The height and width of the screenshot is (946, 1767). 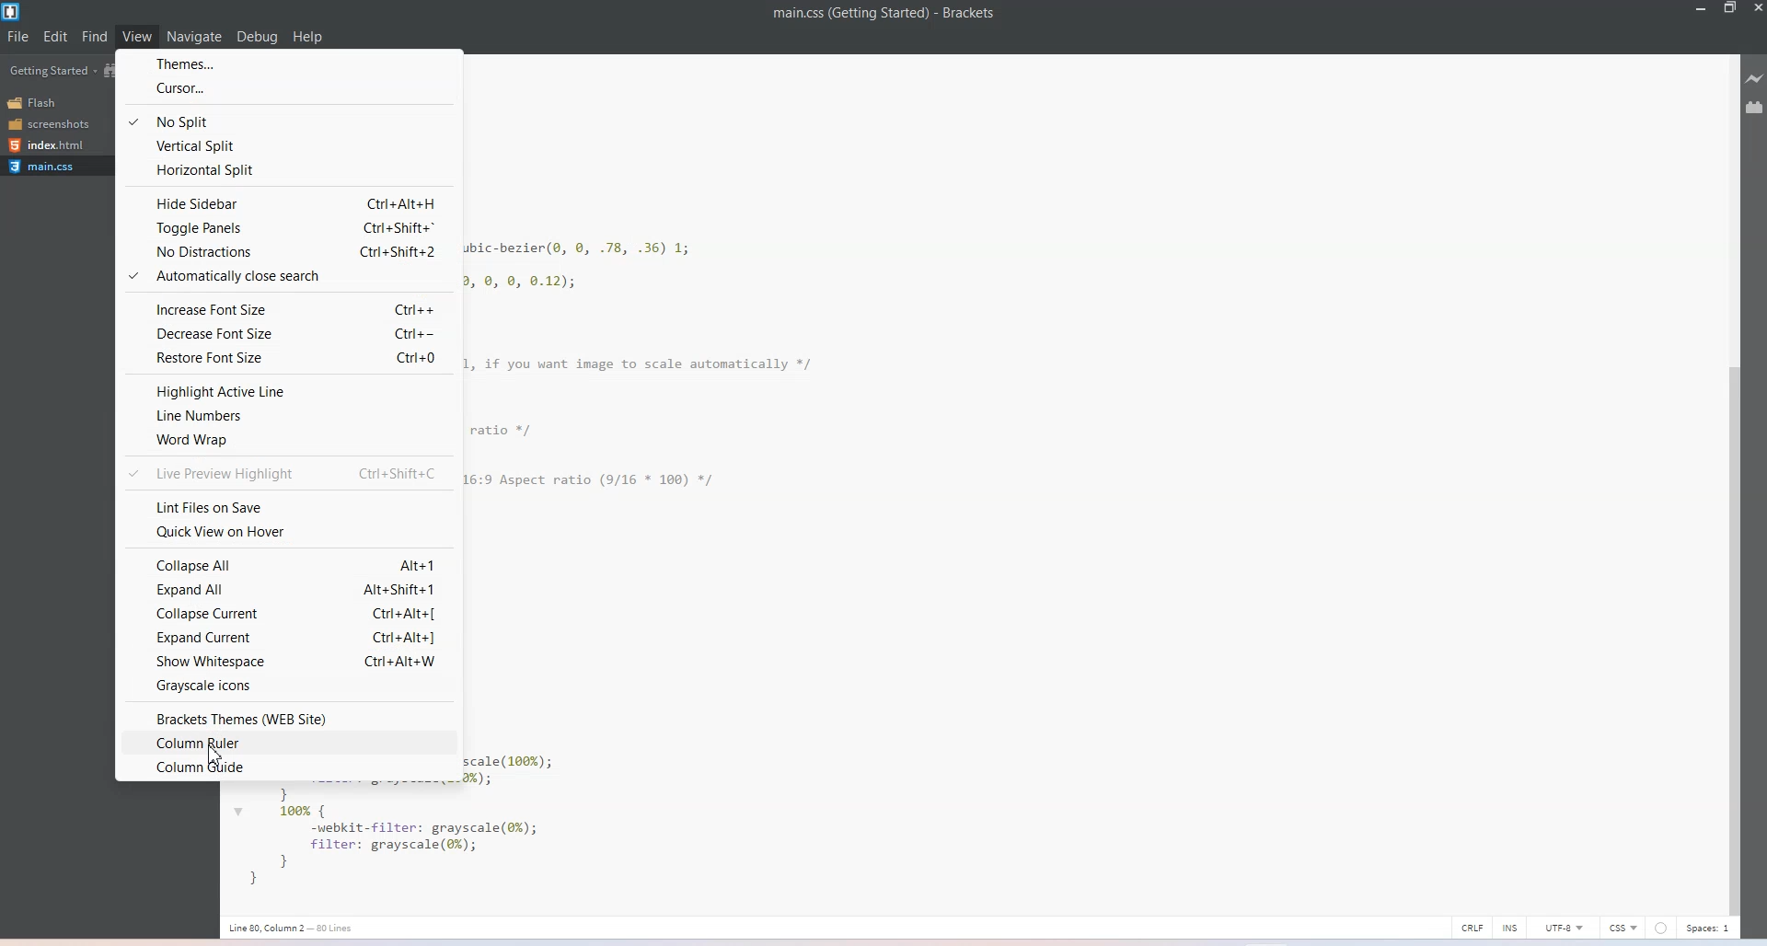 What do you see at coordinates (288, 202) in the screenshot?
I see `Hide Side Bar` at bounding box center [288, 202].